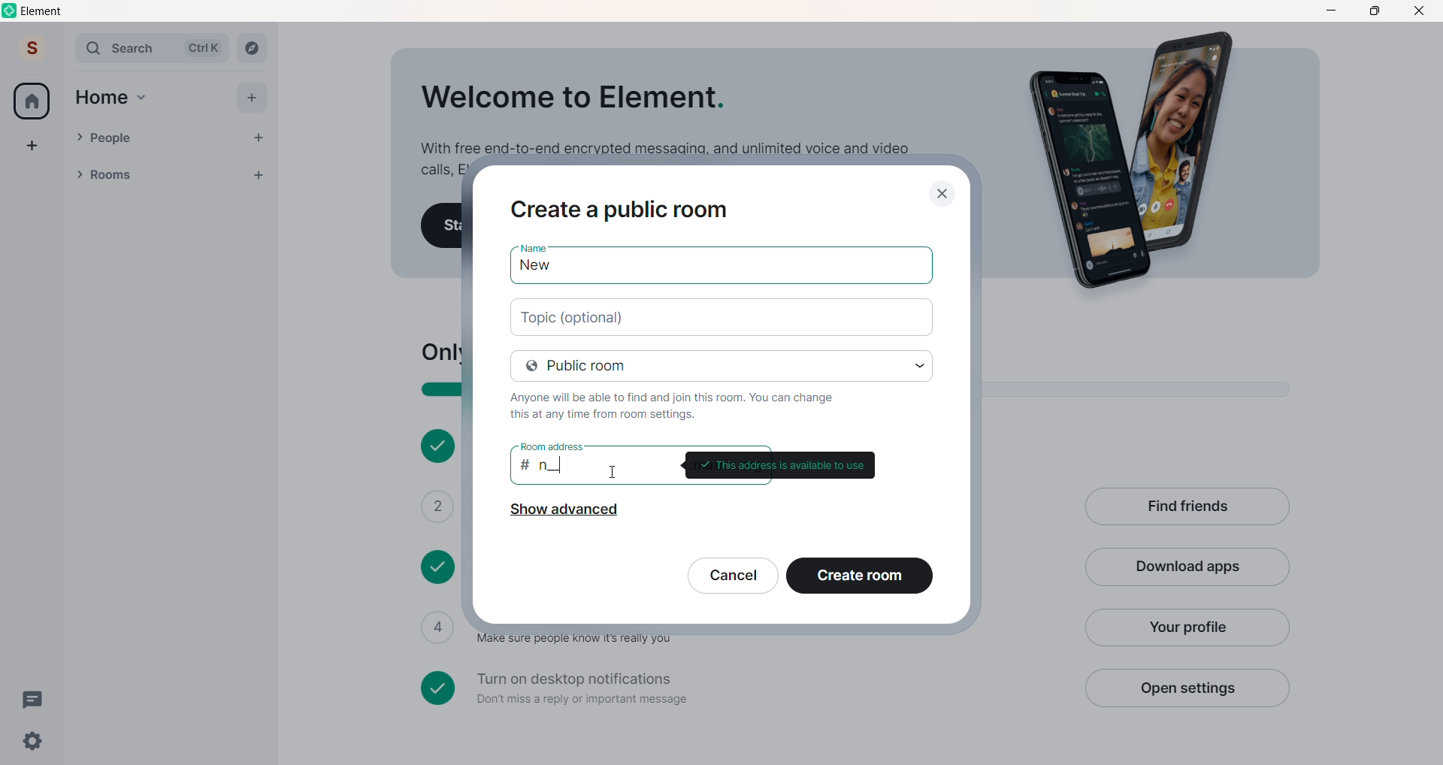 The image size is (1443, 765). What do you see at coordinates (723, 364) in the screenshot?
I see `room privacy set to: "public room"` at bounding box center [723, 364].